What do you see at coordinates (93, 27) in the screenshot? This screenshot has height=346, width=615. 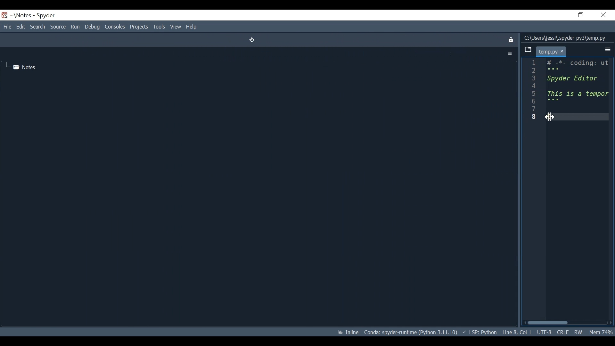 I see `Debug` at bounding box center [93, 27].